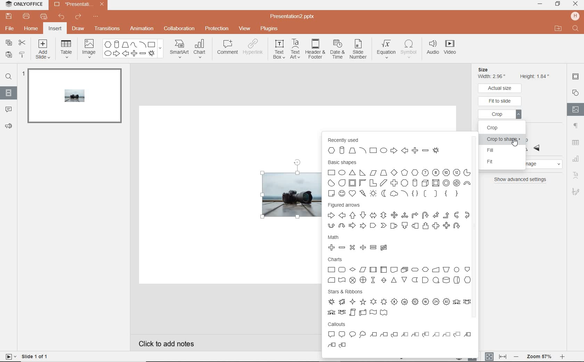 The width and height of the screenshot is (584, 362). What do you see at coordinates (507, 162) in the screenshot?
I see `fit` at bounding box center [507, 162].